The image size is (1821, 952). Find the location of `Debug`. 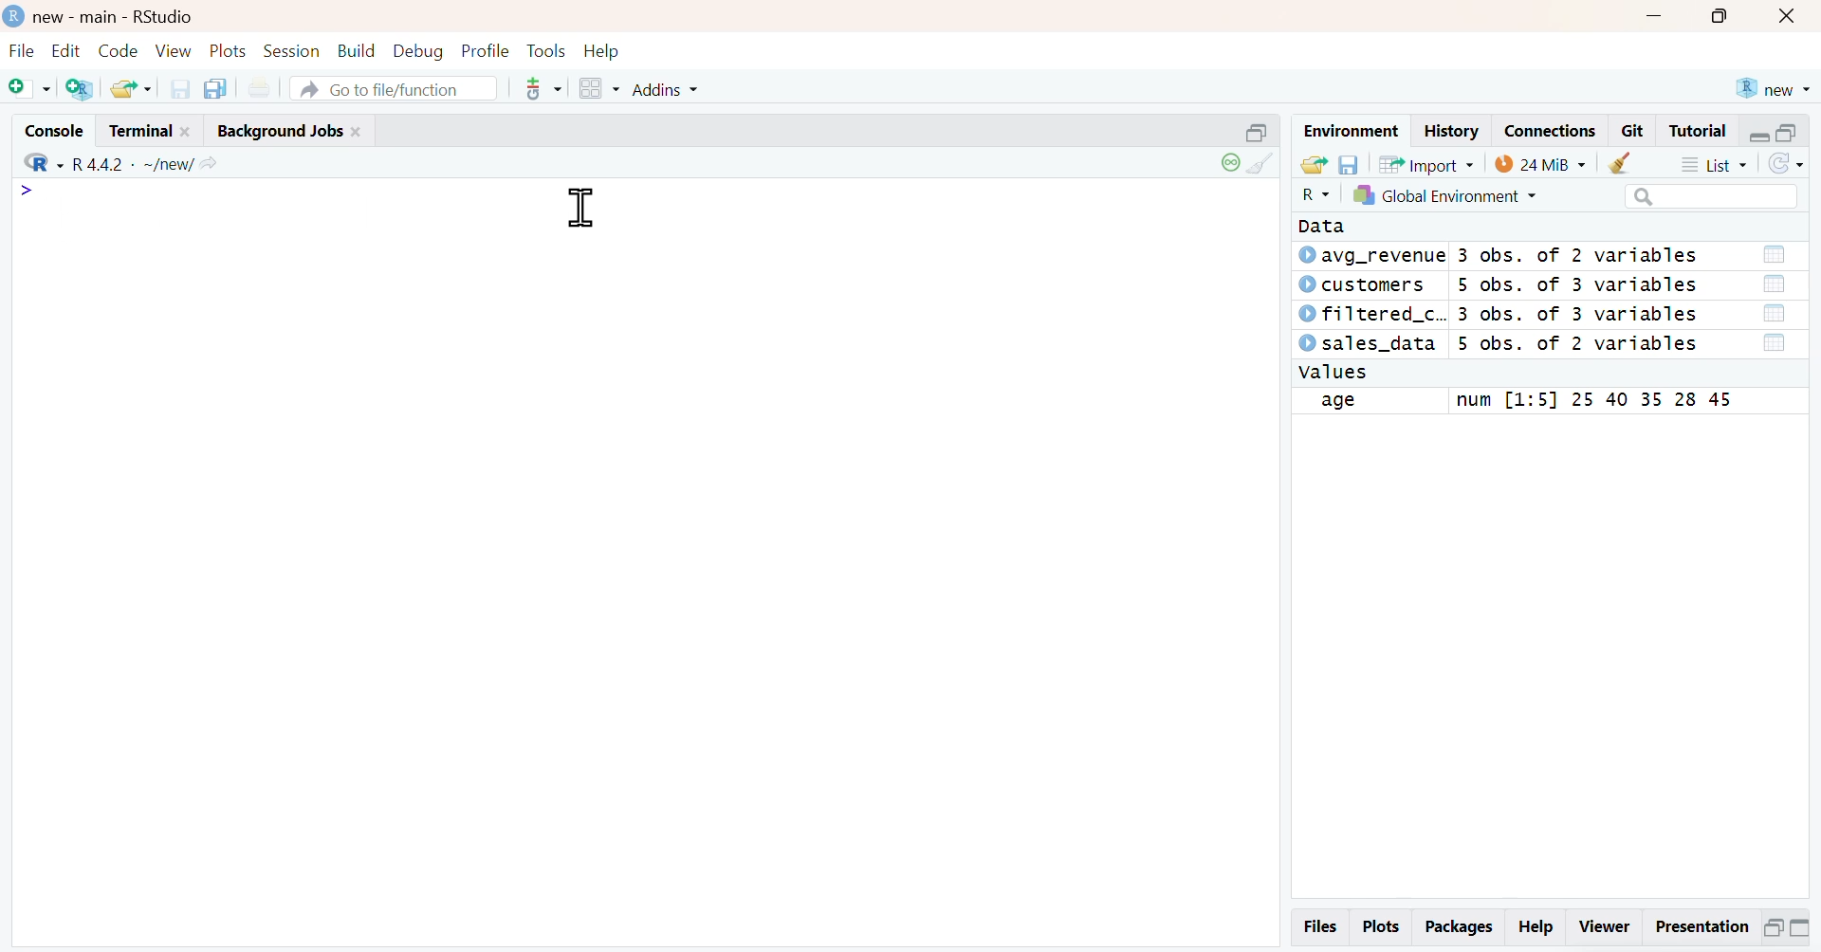

Debug is located at coordinates (417, 51).